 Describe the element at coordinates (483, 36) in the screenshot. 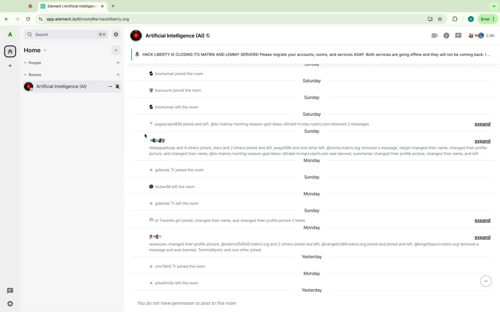

I see `People` at that location.